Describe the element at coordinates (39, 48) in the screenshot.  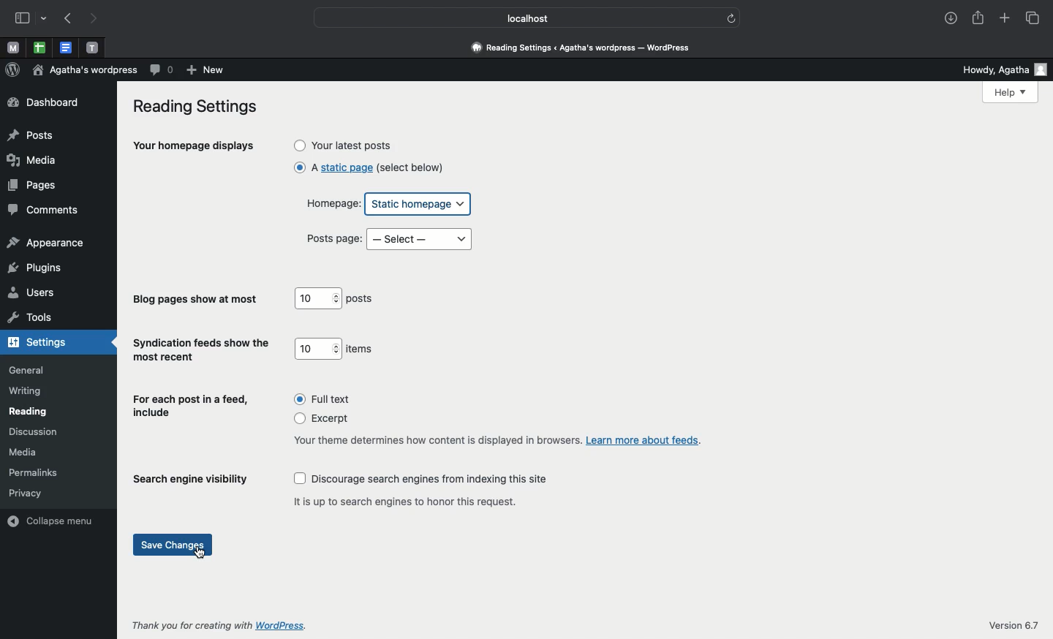
I see `Pinned tabs` at that location.